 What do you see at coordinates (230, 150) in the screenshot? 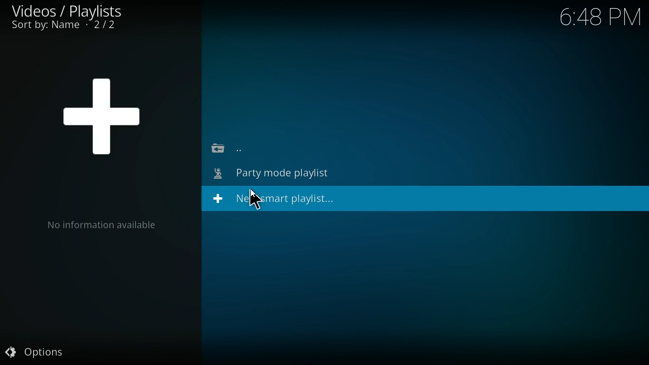
I see `back` at bounding box center [230, 150].